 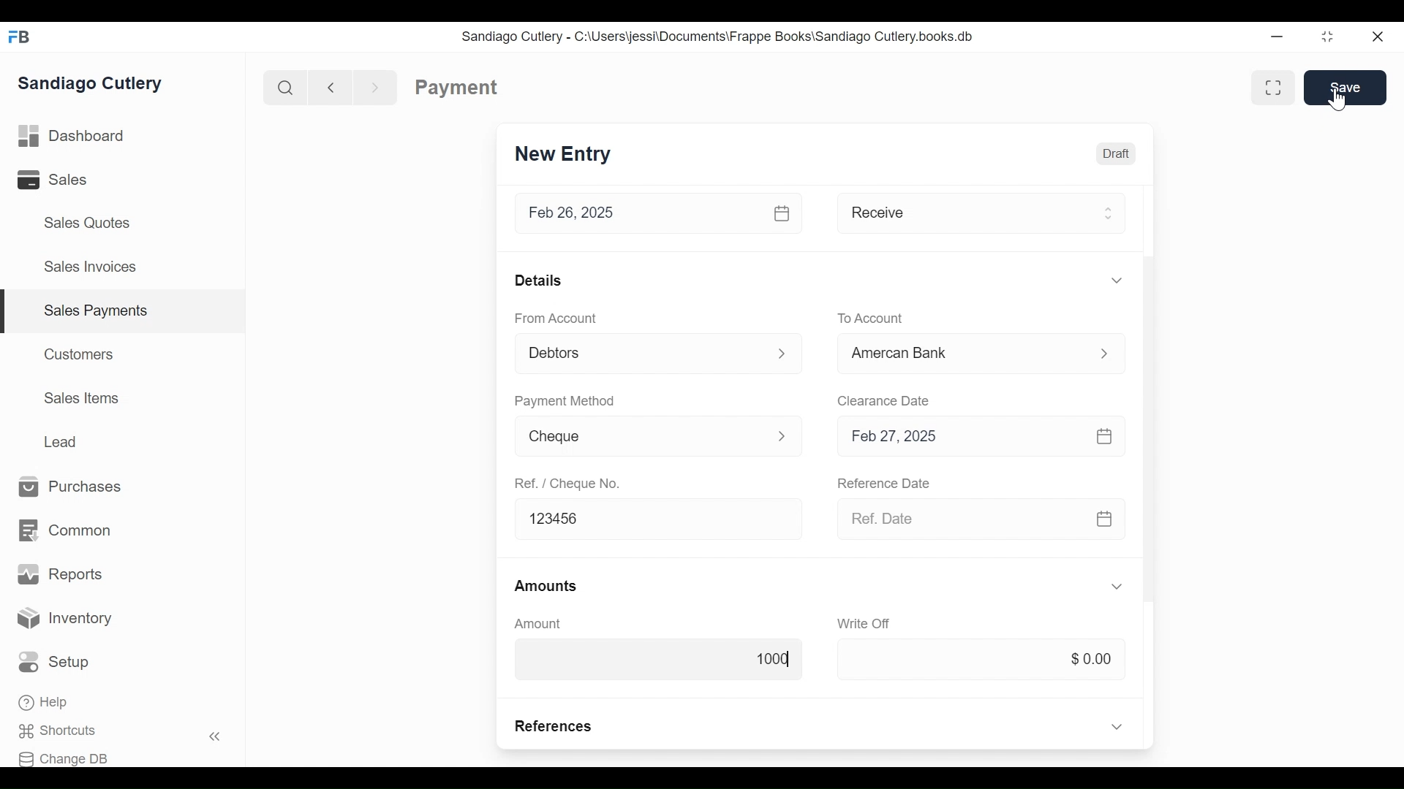 I want to click on Sales, so click(x=63, y=180).